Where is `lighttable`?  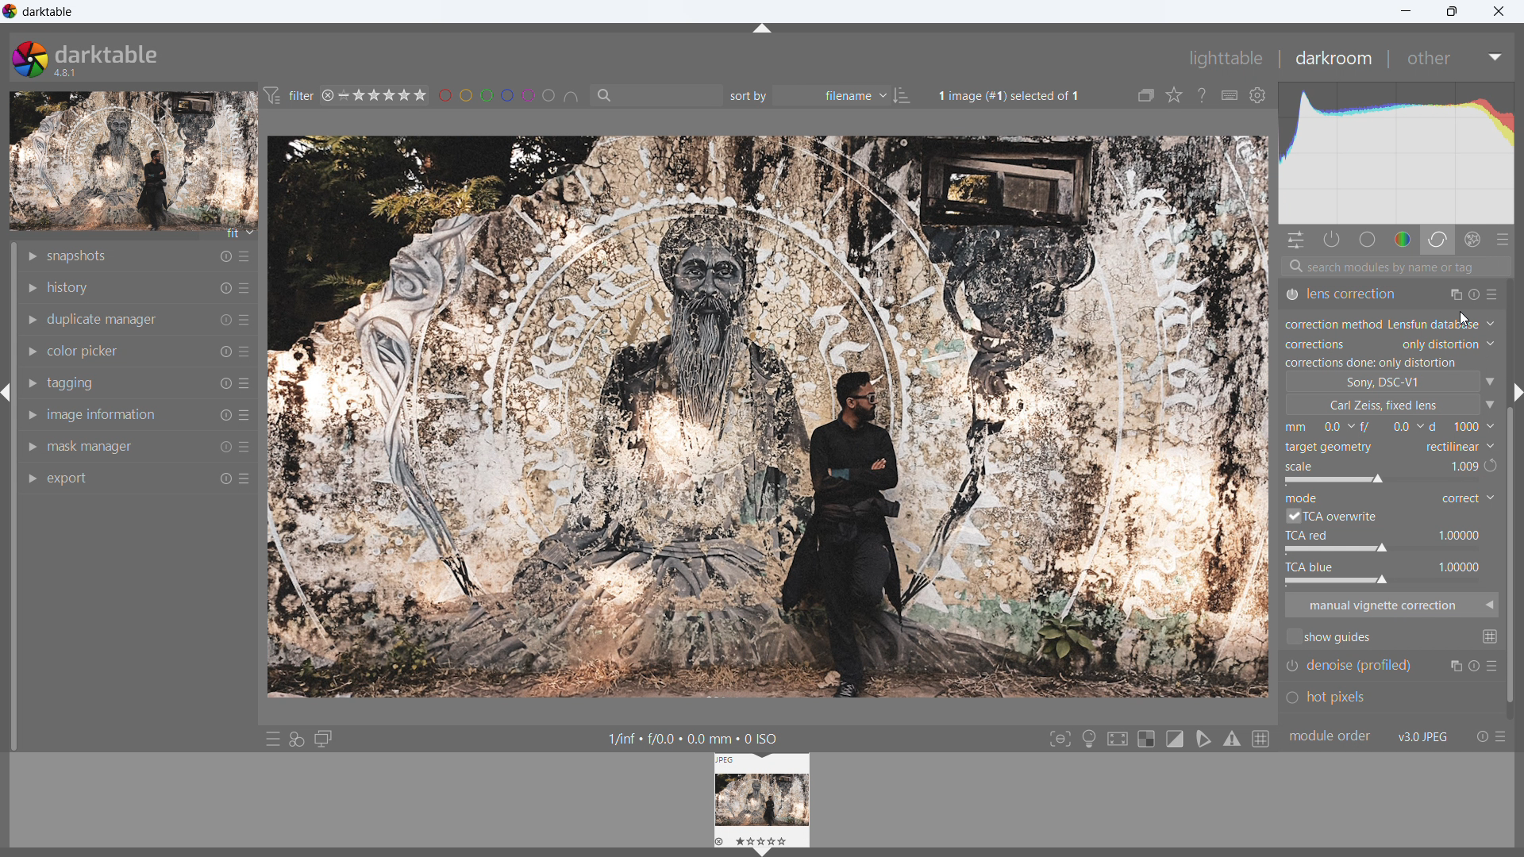 lighttable is located at coordinates (1227, 57).